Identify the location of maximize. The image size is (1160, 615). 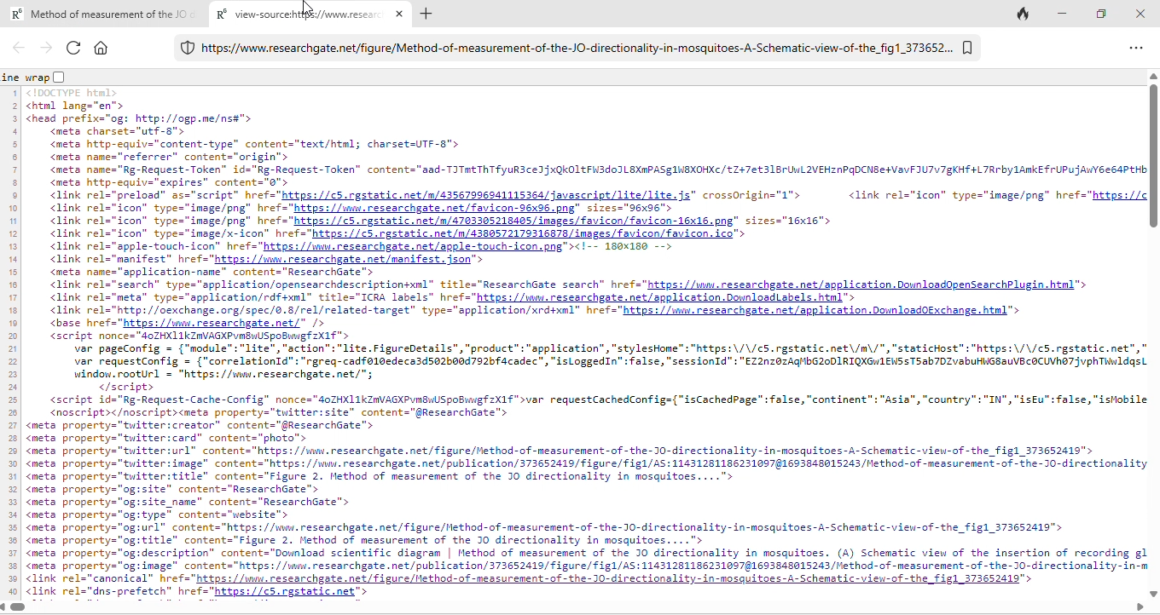
(1099, 12).